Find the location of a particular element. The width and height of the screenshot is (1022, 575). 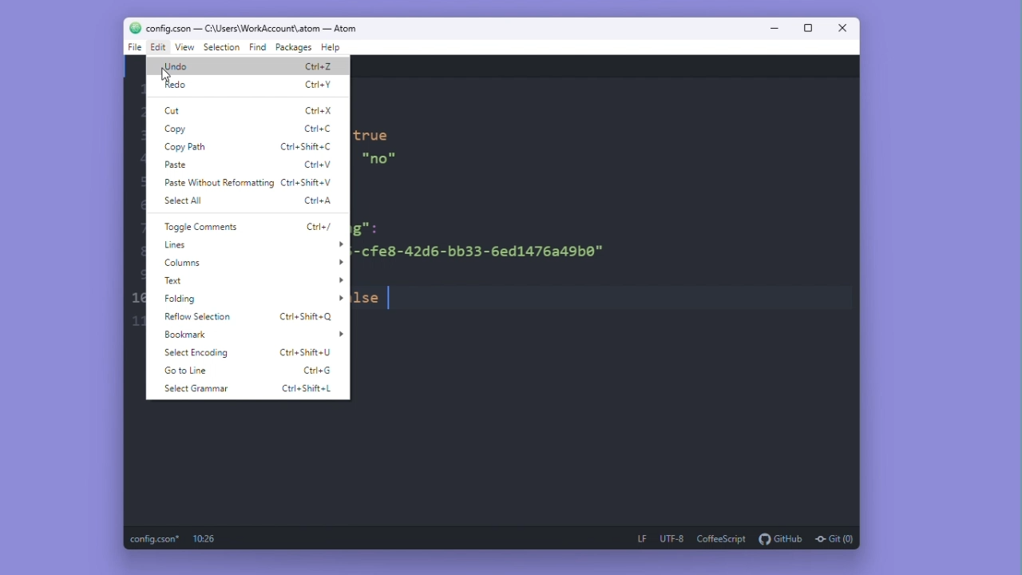

UTF-8 is located at coordinates (671, 539).